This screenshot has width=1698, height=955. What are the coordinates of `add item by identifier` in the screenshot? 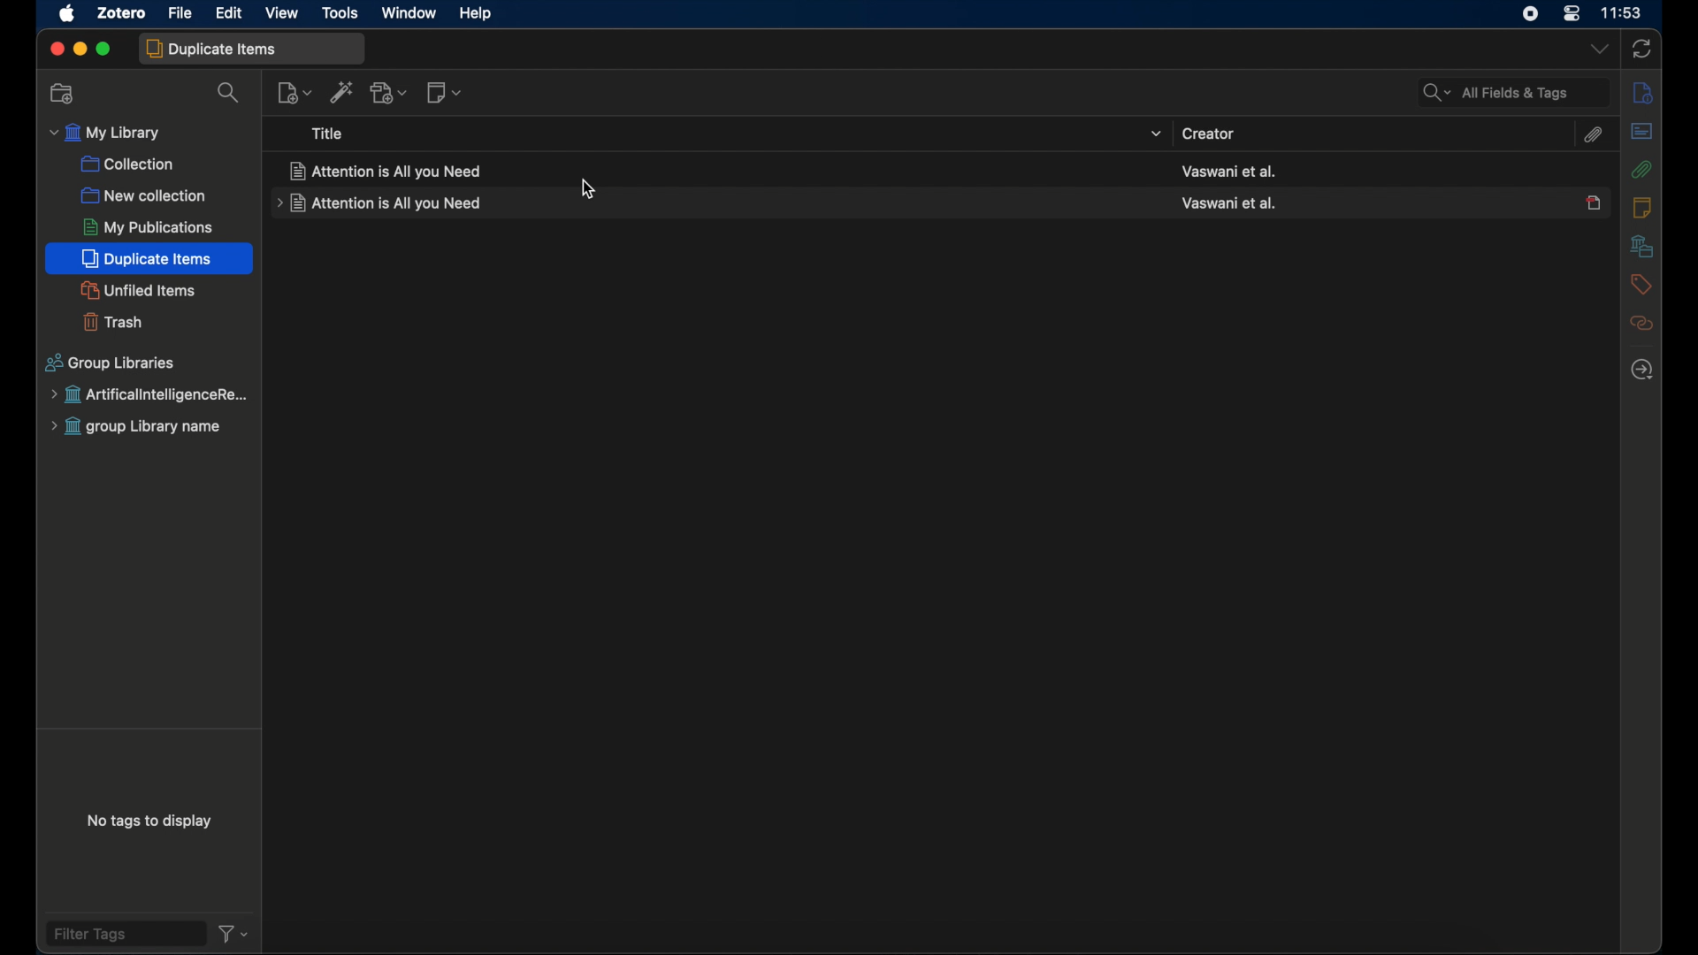 It's located at (342, 93).